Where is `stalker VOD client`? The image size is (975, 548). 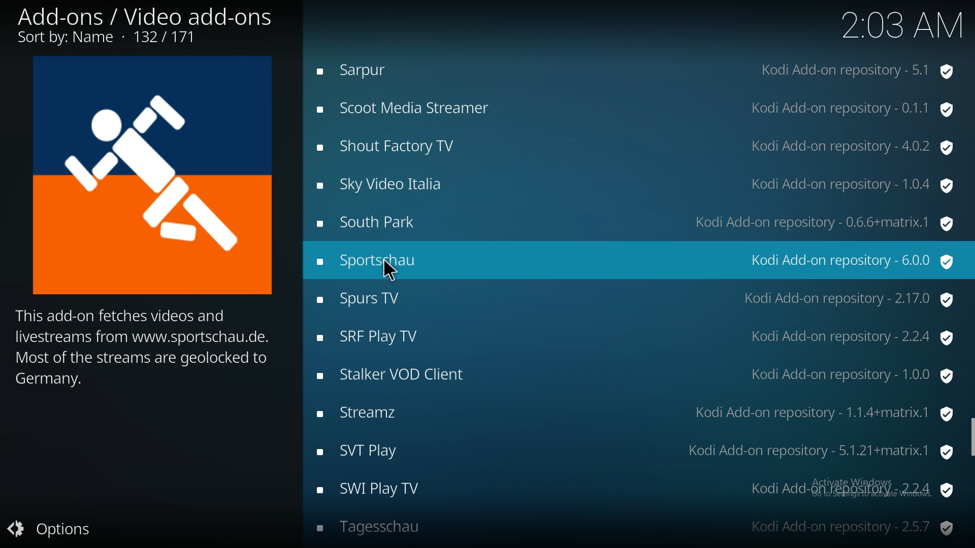
stalker VOD client is located at coordinates (638, 376).